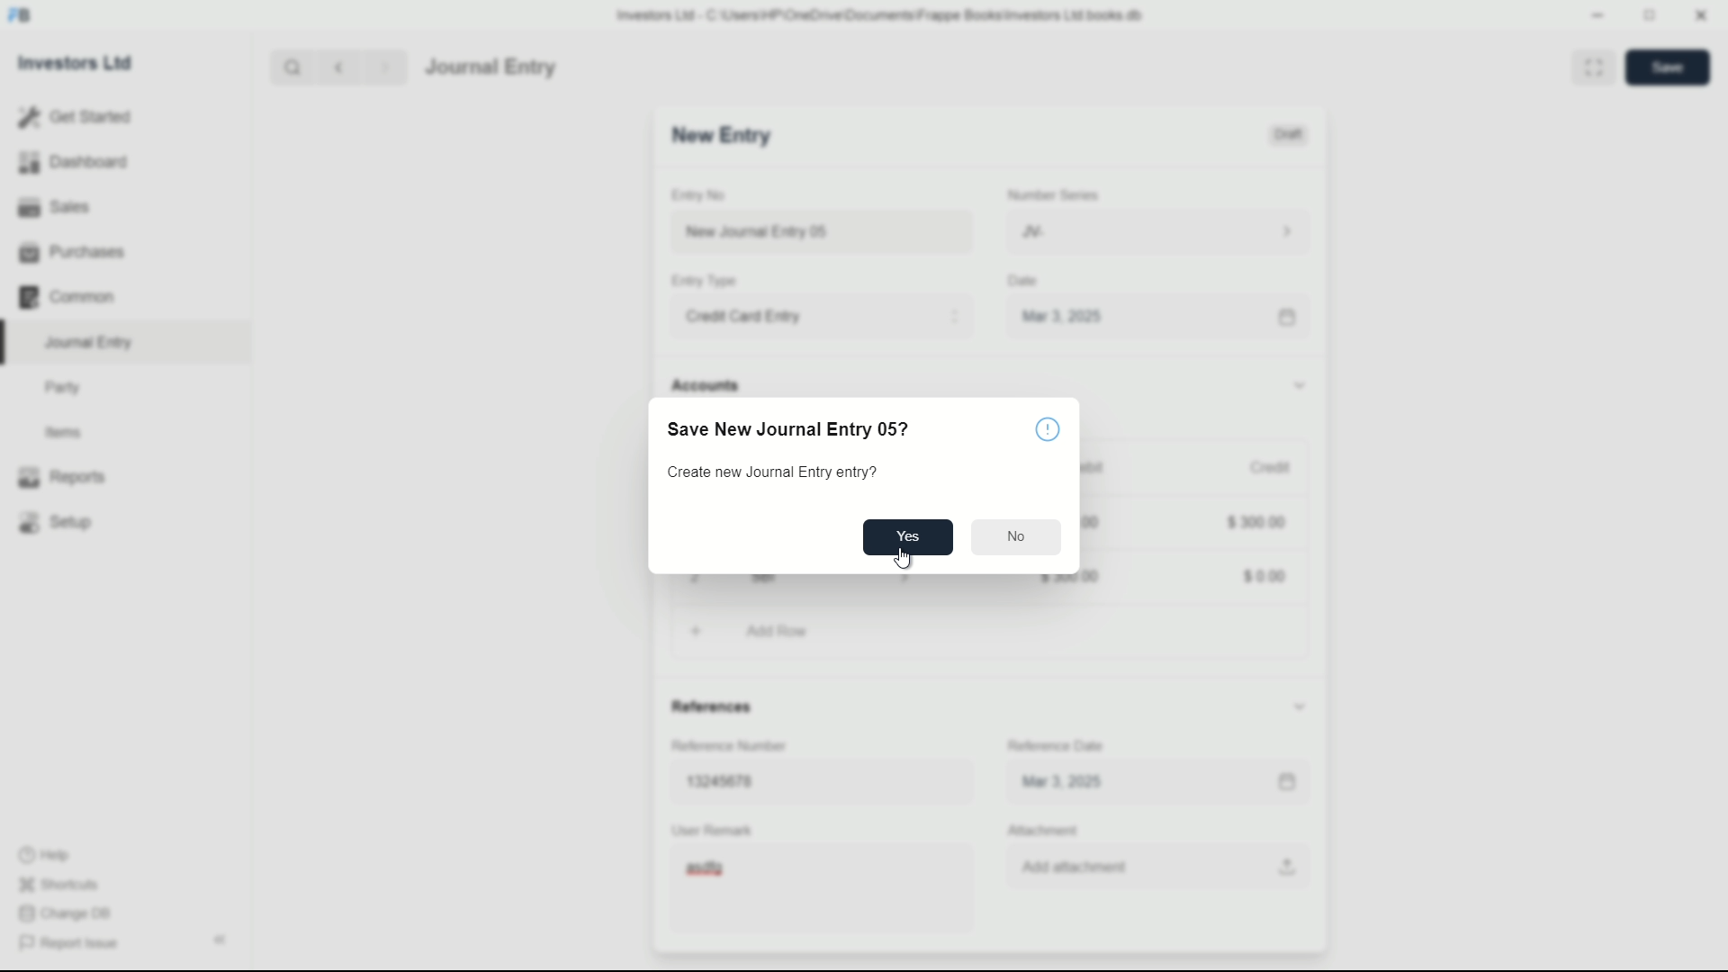 The width and height of the screenshot is (1728, 972). Describe the element at coordinates (780, 472) in the screenshot. I see `Create new Journal Entry entry?` at that location.